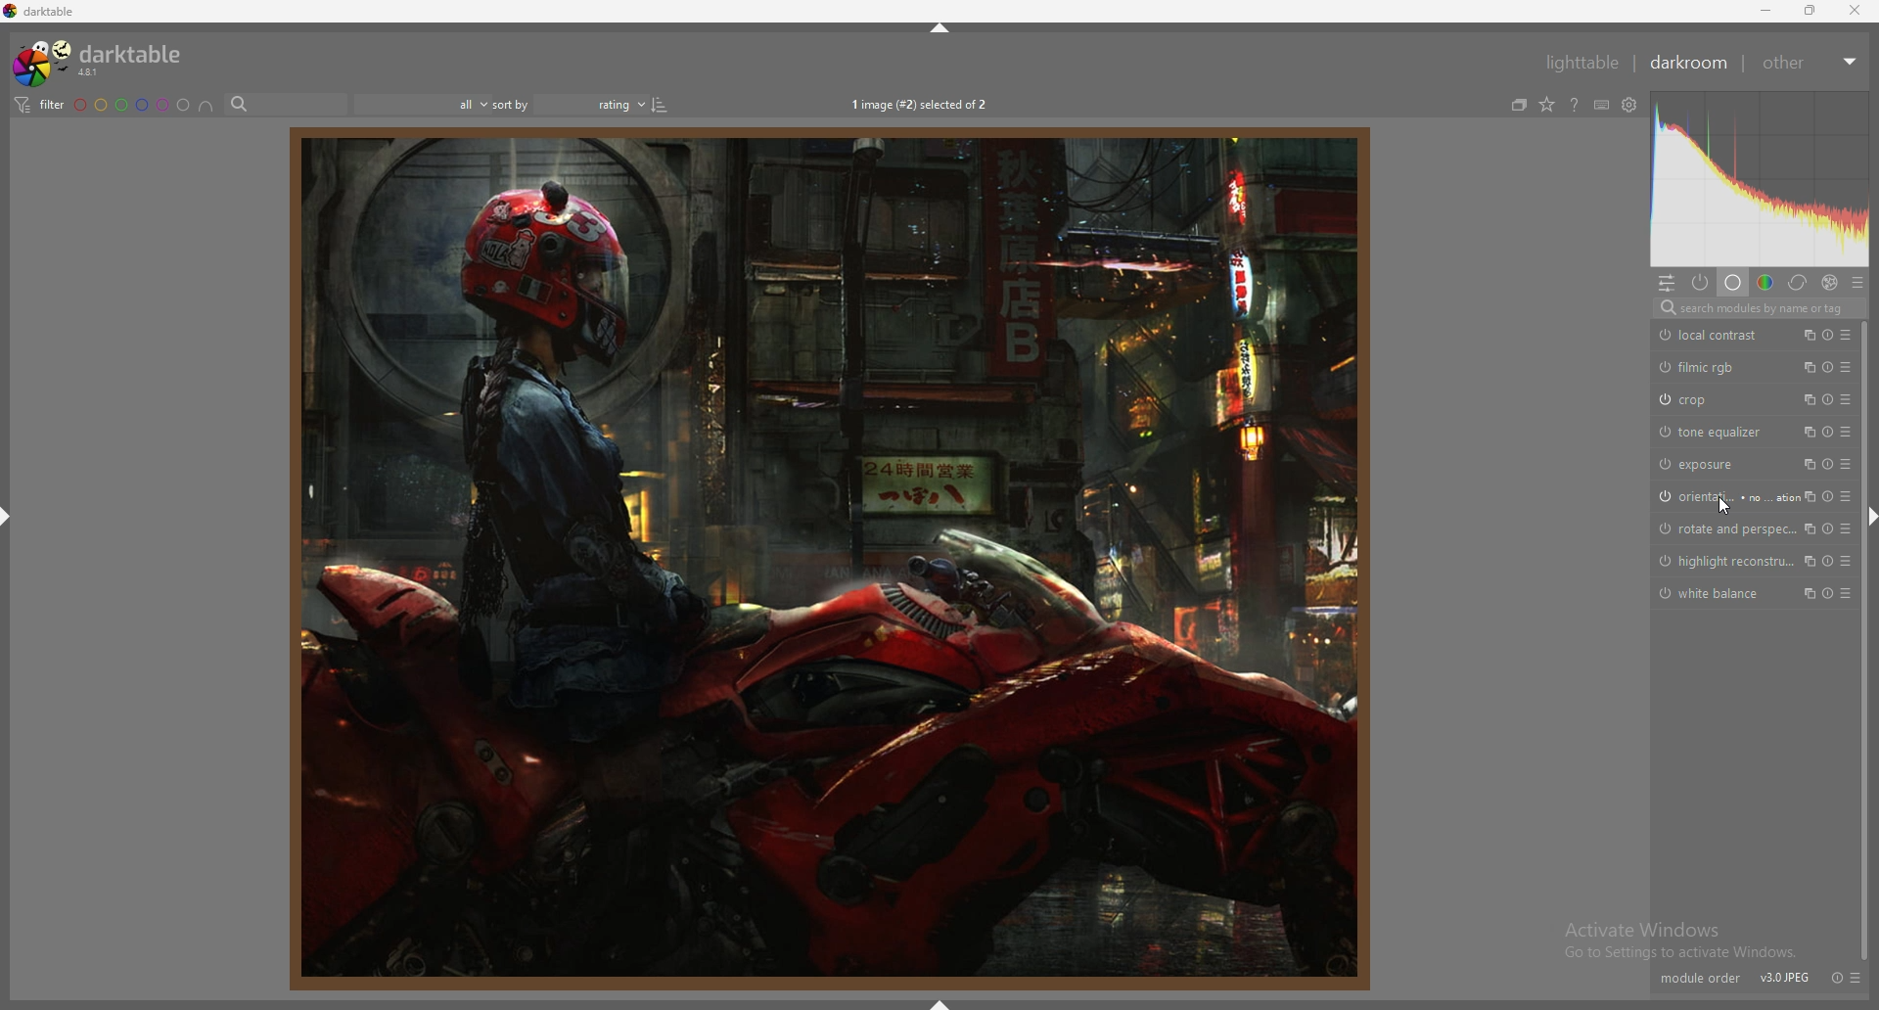 The width and height of the screenshot is (1879, 1010). I want to click on multiple instances action, so click(1804, 562).